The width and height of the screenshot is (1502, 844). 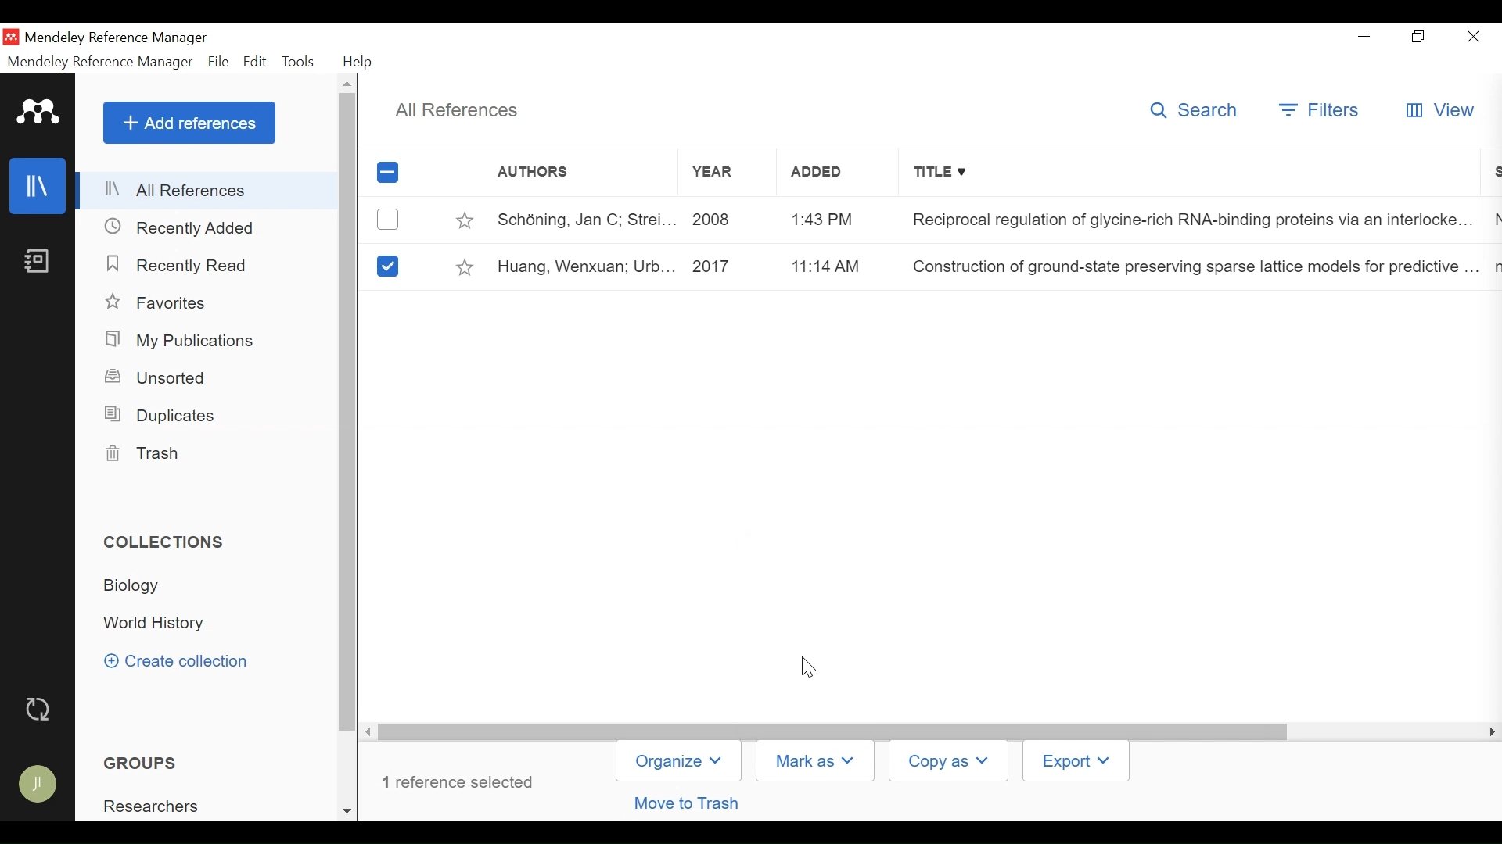 What do you see at coordinates (1322, 110) in the screenshot?
I see `Filter` at bounding box center [1322, 110].